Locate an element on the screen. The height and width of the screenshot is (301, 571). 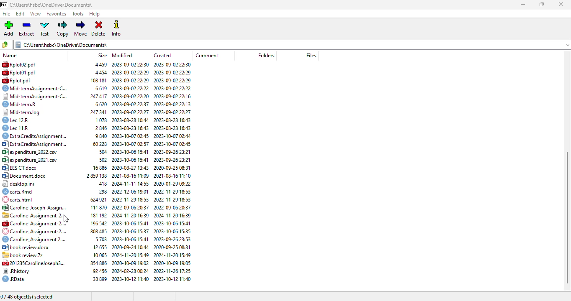
2024-11-20 16:39 is located at coordinates (131, 215).